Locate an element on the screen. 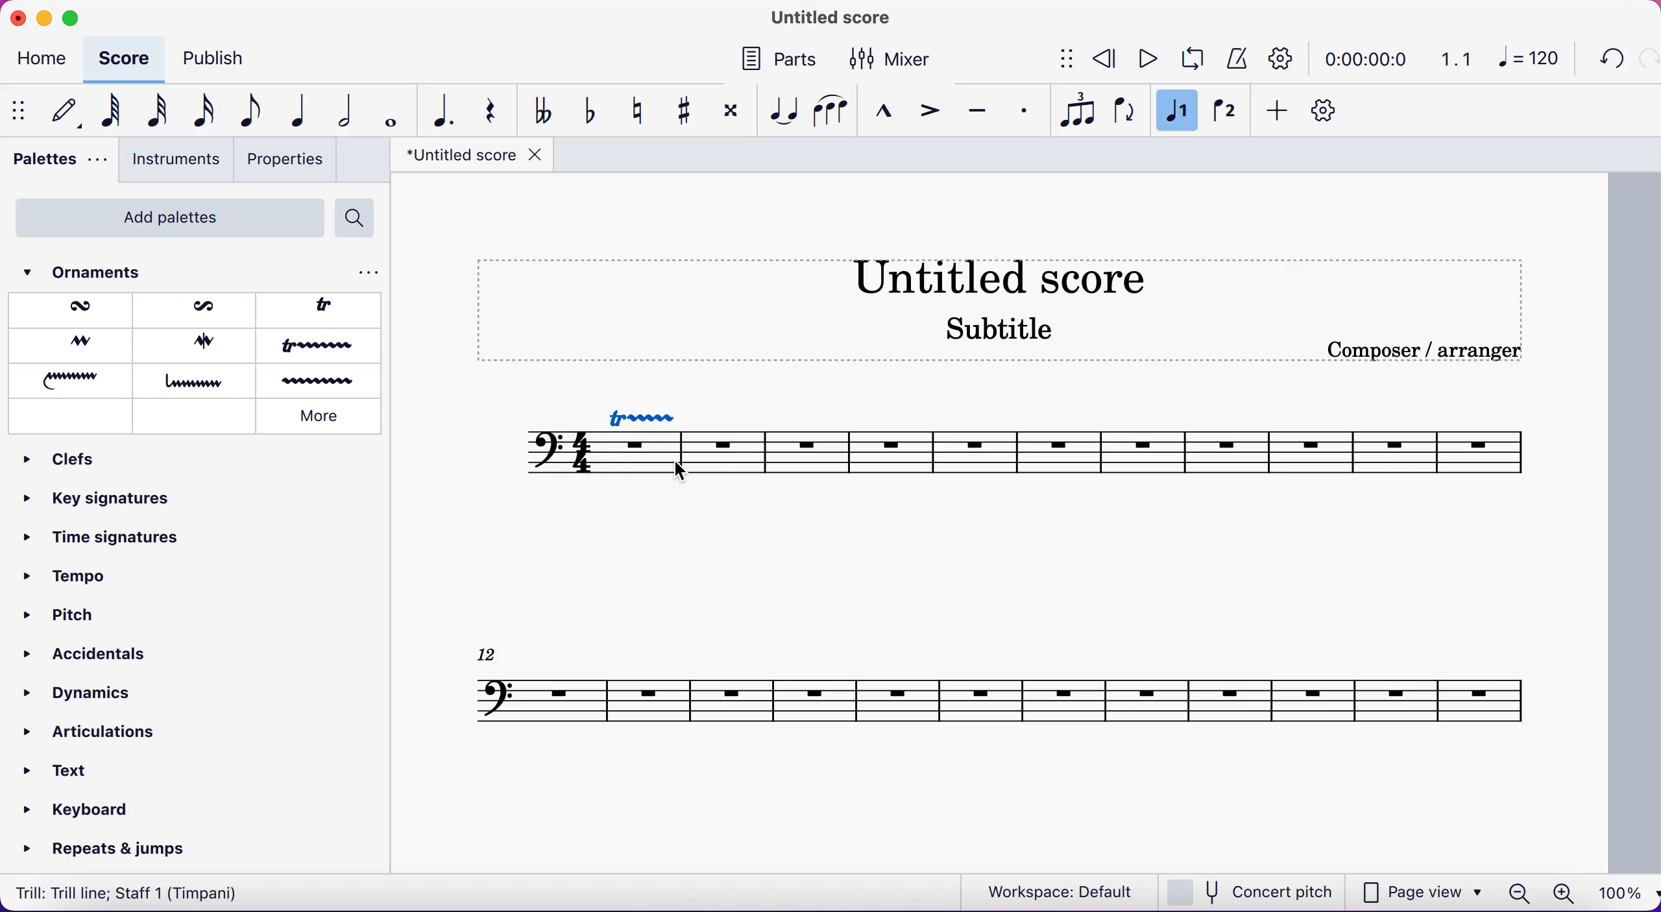 This screenshot has width=1661, height=912. rest is located at coordinates (490, 110).